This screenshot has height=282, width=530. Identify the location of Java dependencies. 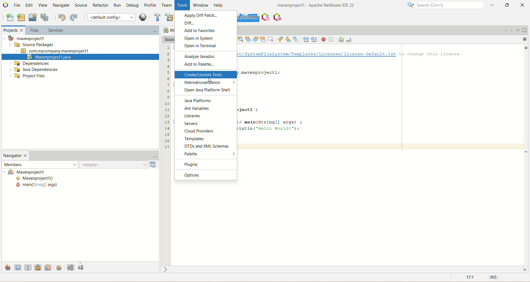
(34, 70).